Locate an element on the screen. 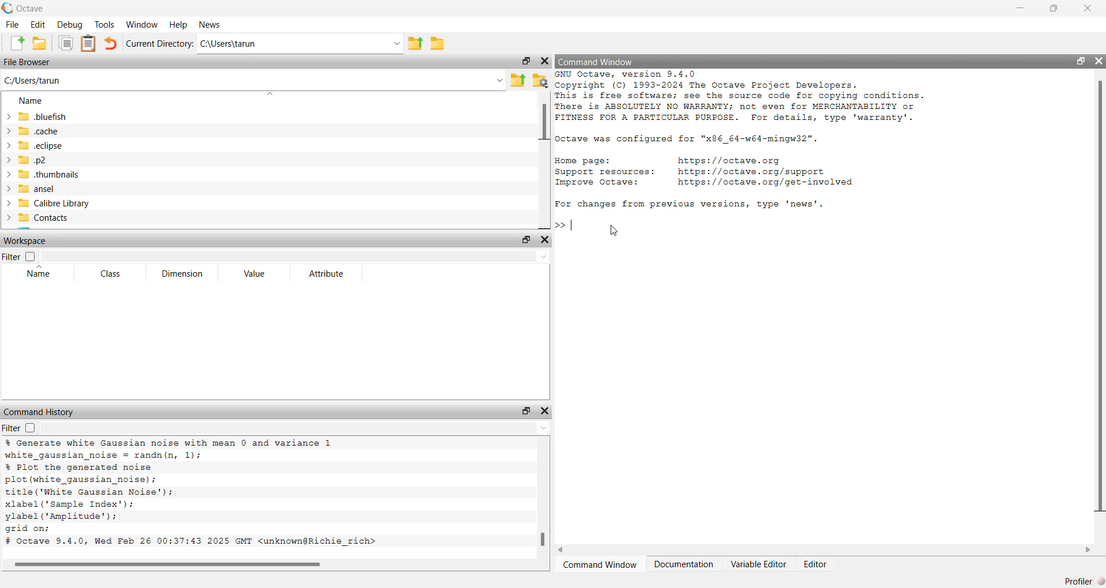 This screenshot has height=588, width=1106.  Editor is located at coordinates (815, 566).